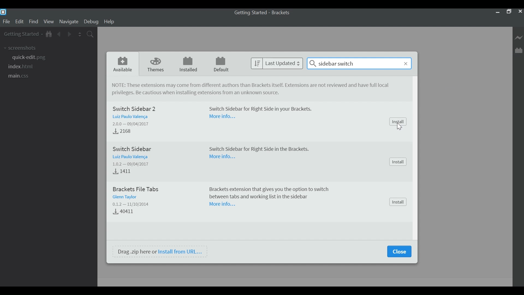  I want to click on More Information, so click(222, 116).